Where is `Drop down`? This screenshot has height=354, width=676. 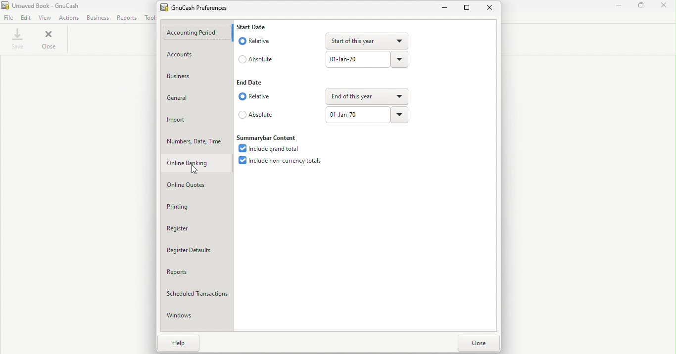
Drop down is located at coordinates (367, 39).